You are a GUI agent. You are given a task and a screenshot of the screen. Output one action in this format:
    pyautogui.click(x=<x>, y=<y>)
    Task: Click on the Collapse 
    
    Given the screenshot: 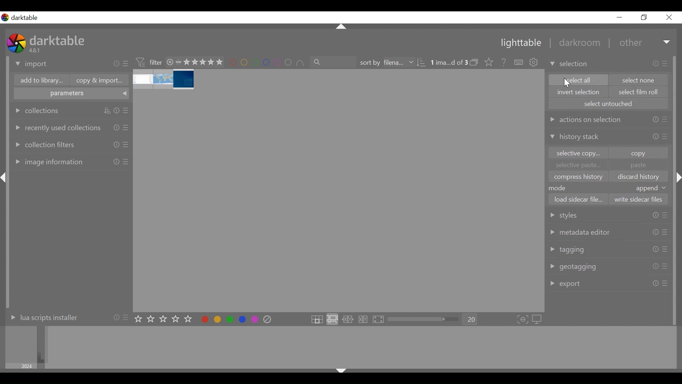 What is the action you would take?
    pyautogui.click(x=5, y=178)
    